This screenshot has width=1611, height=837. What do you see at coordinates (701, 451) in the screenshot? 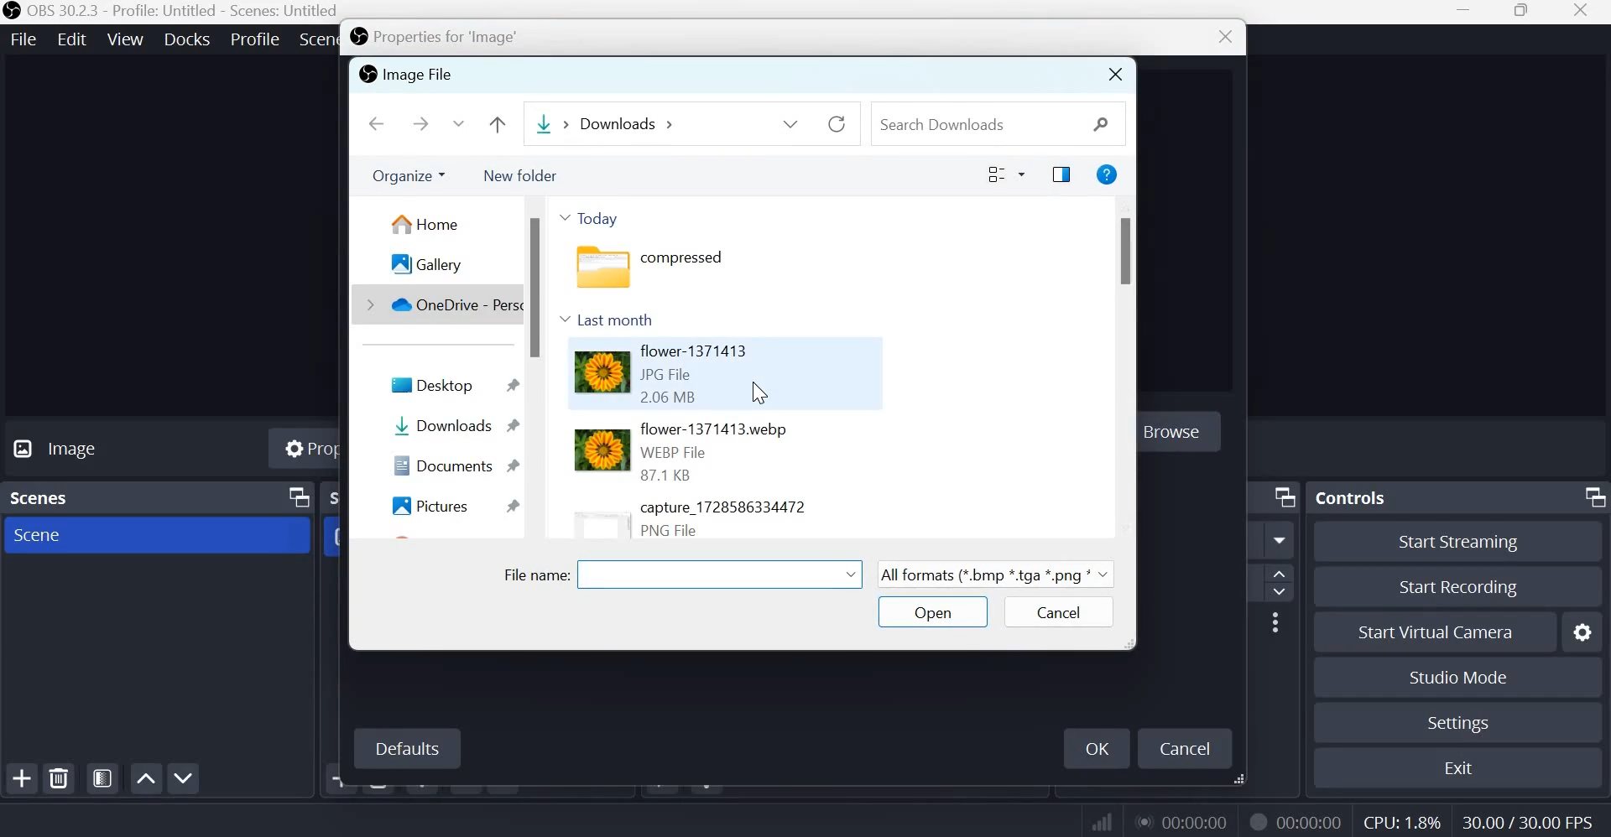
I see `flower-1371413 jpg file 2.06 MB` at bounding box center [701, 451].